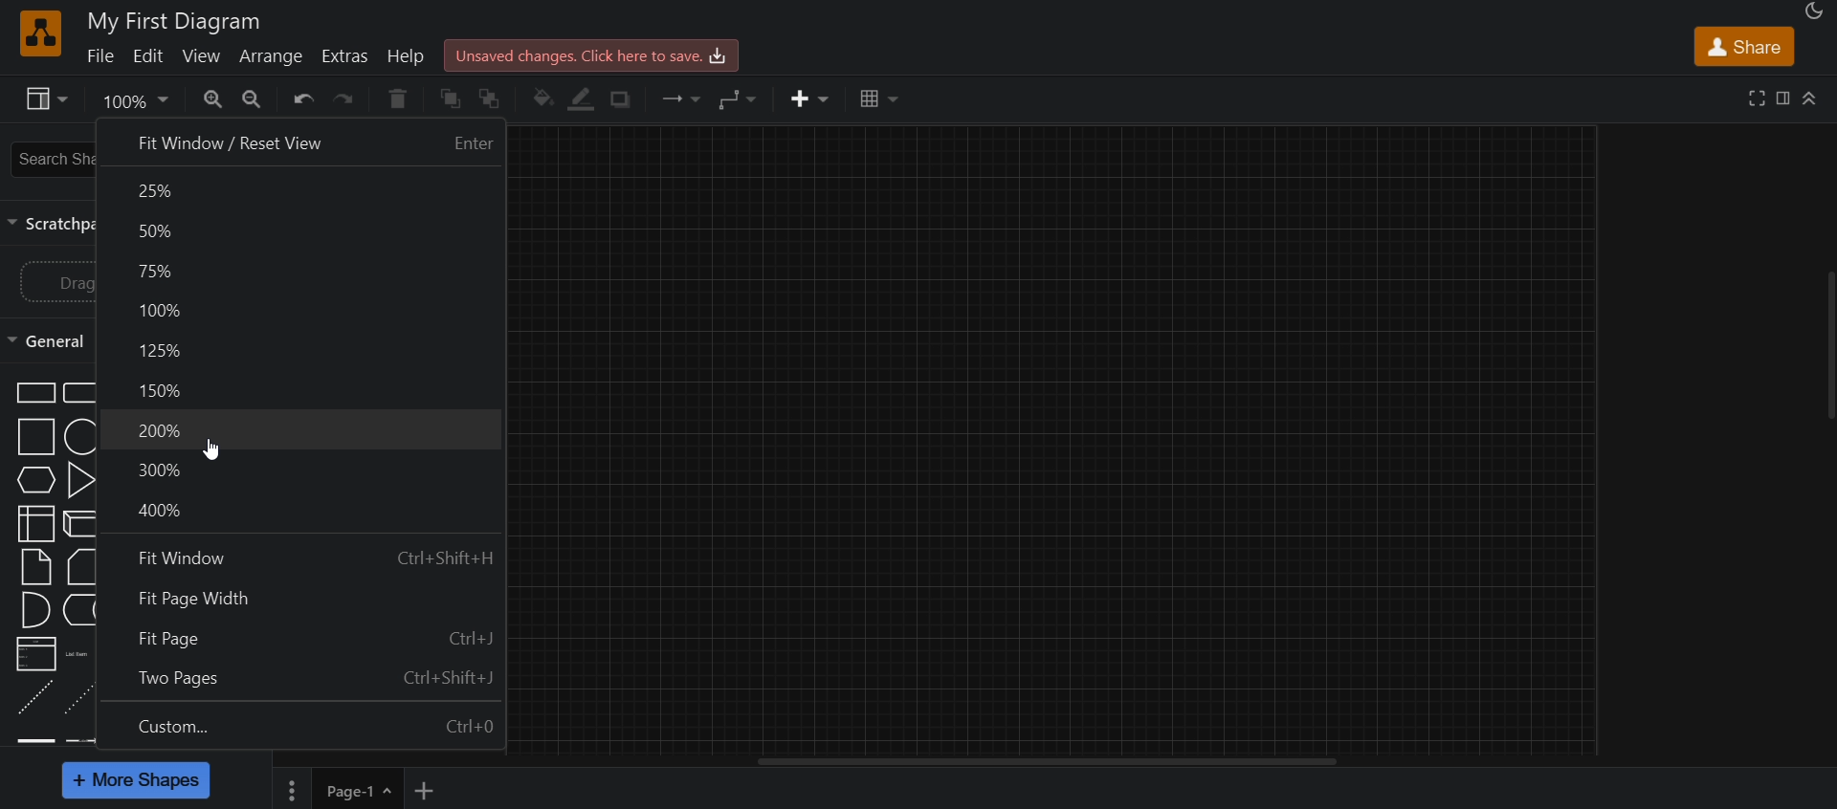 This screenshot has width=1837, height=809. What do you see at coordinates (316, 641) in the screenshot?
I see `fit page` at bounding box center [316, 641].